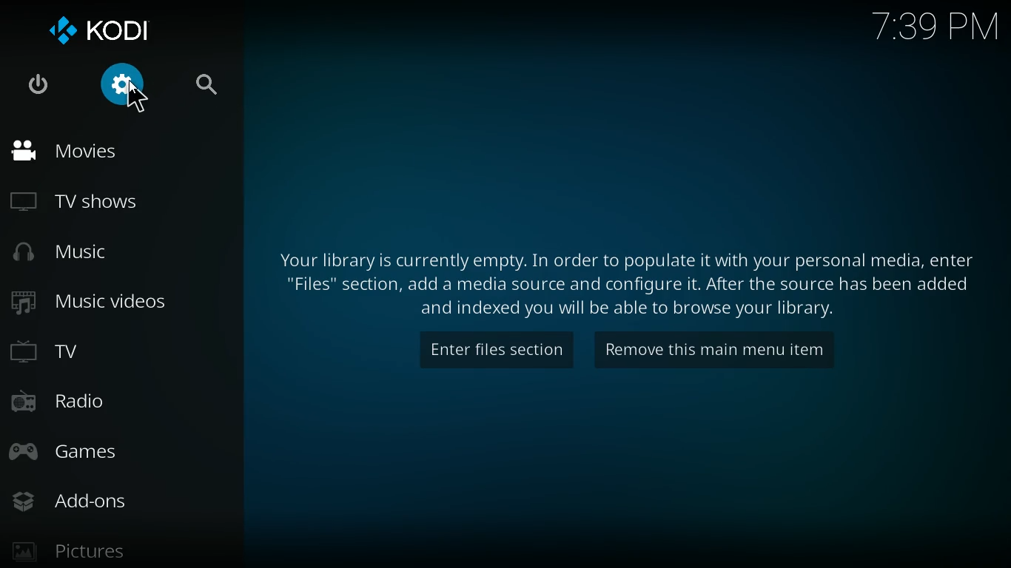  I want to click on music, so click(82, 254).